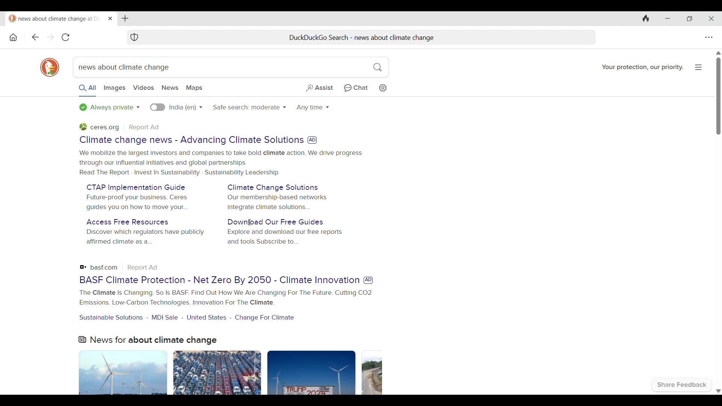 The image size is (722, 406). What do you see at coordinates (50, 68) in the screenshot?
I see `DuckDuckGo logo` at bounding box center [50, 68].